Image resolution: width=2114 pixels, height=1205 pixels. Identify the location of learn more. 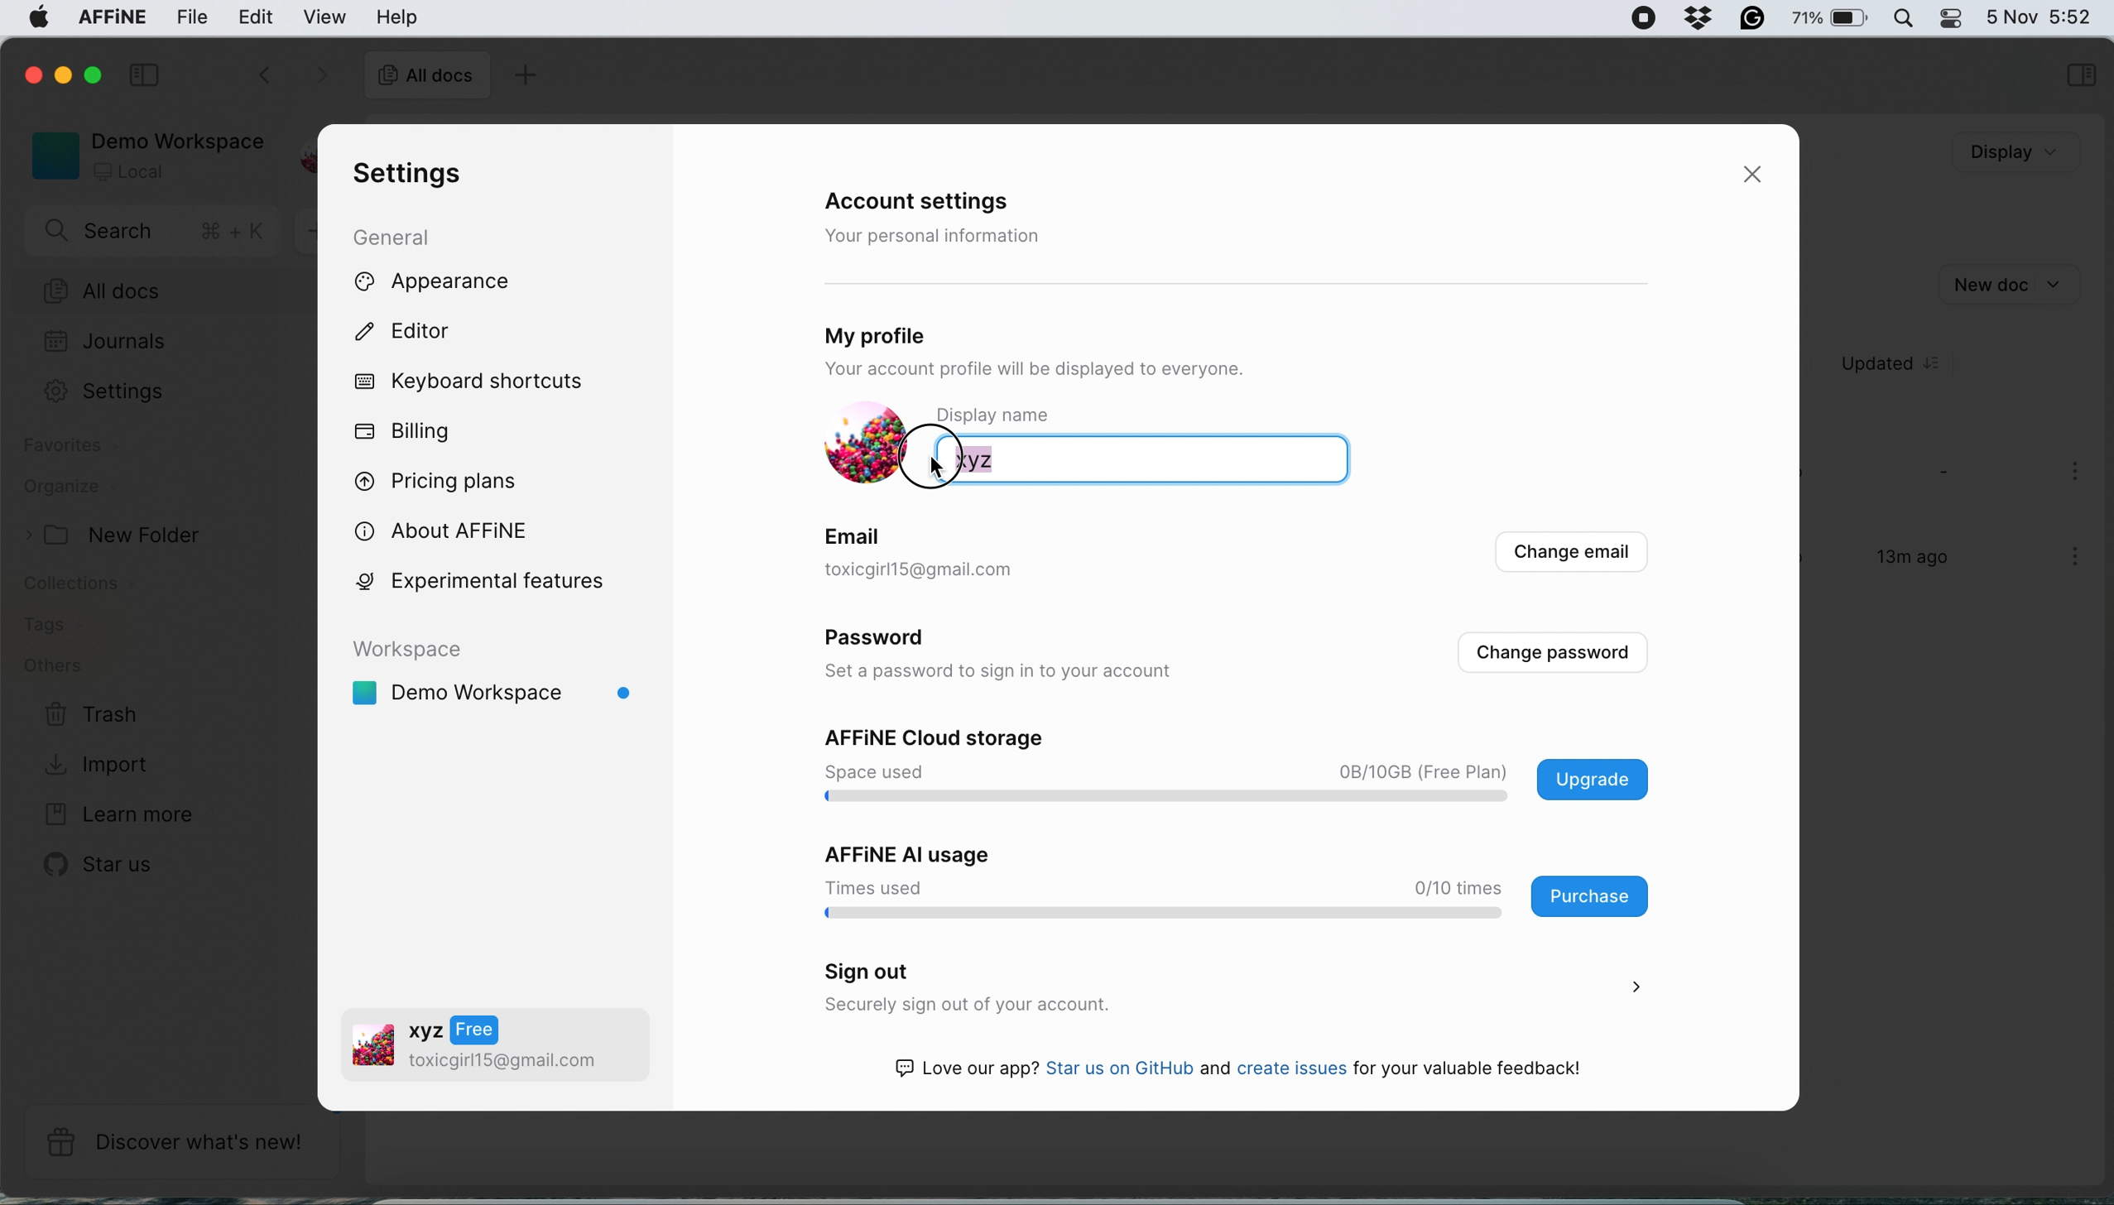
(114, 815).